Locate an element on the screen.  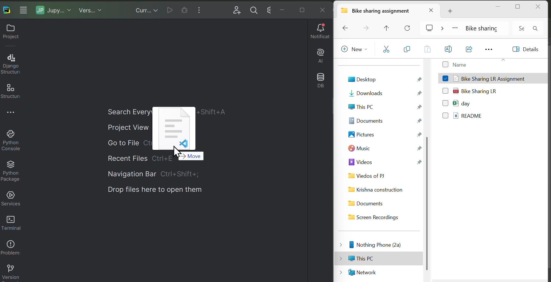
search is located at coordinates (538, 28).